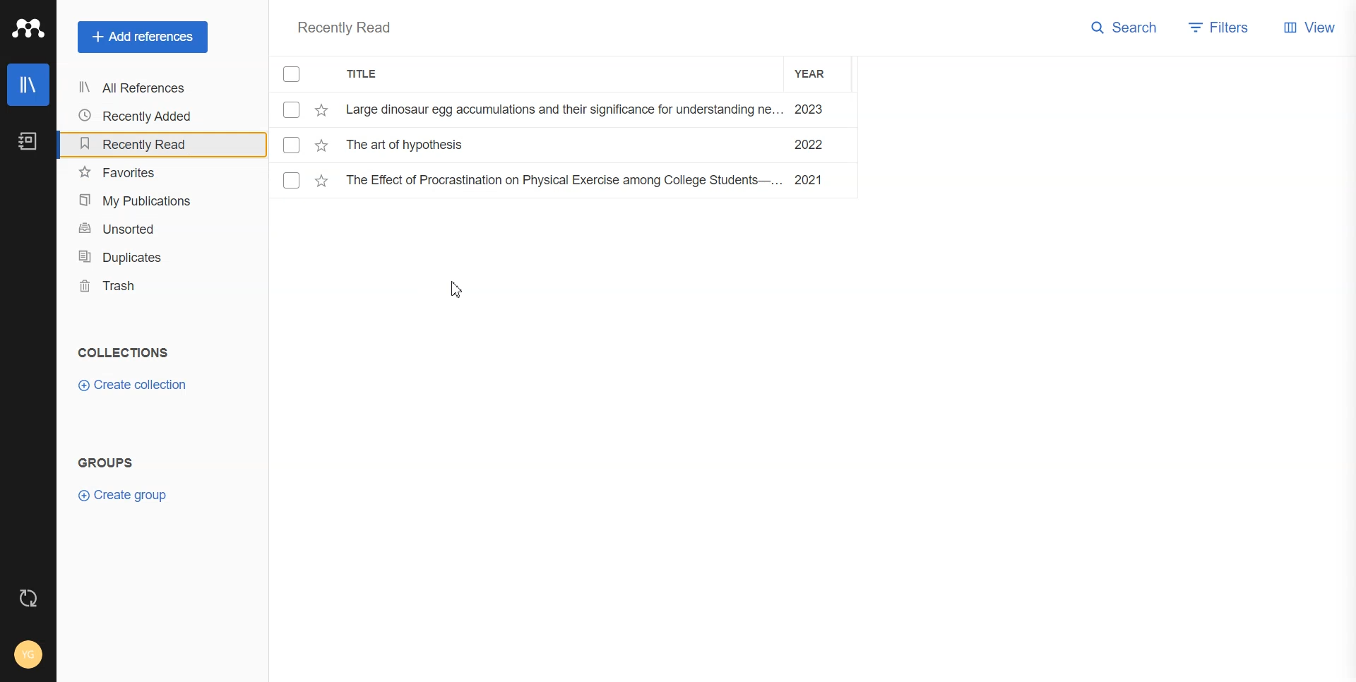 The image size is (1356, 682). Describe the element at coordinates (564, 109) in the screenshot. I see `File` at that location.